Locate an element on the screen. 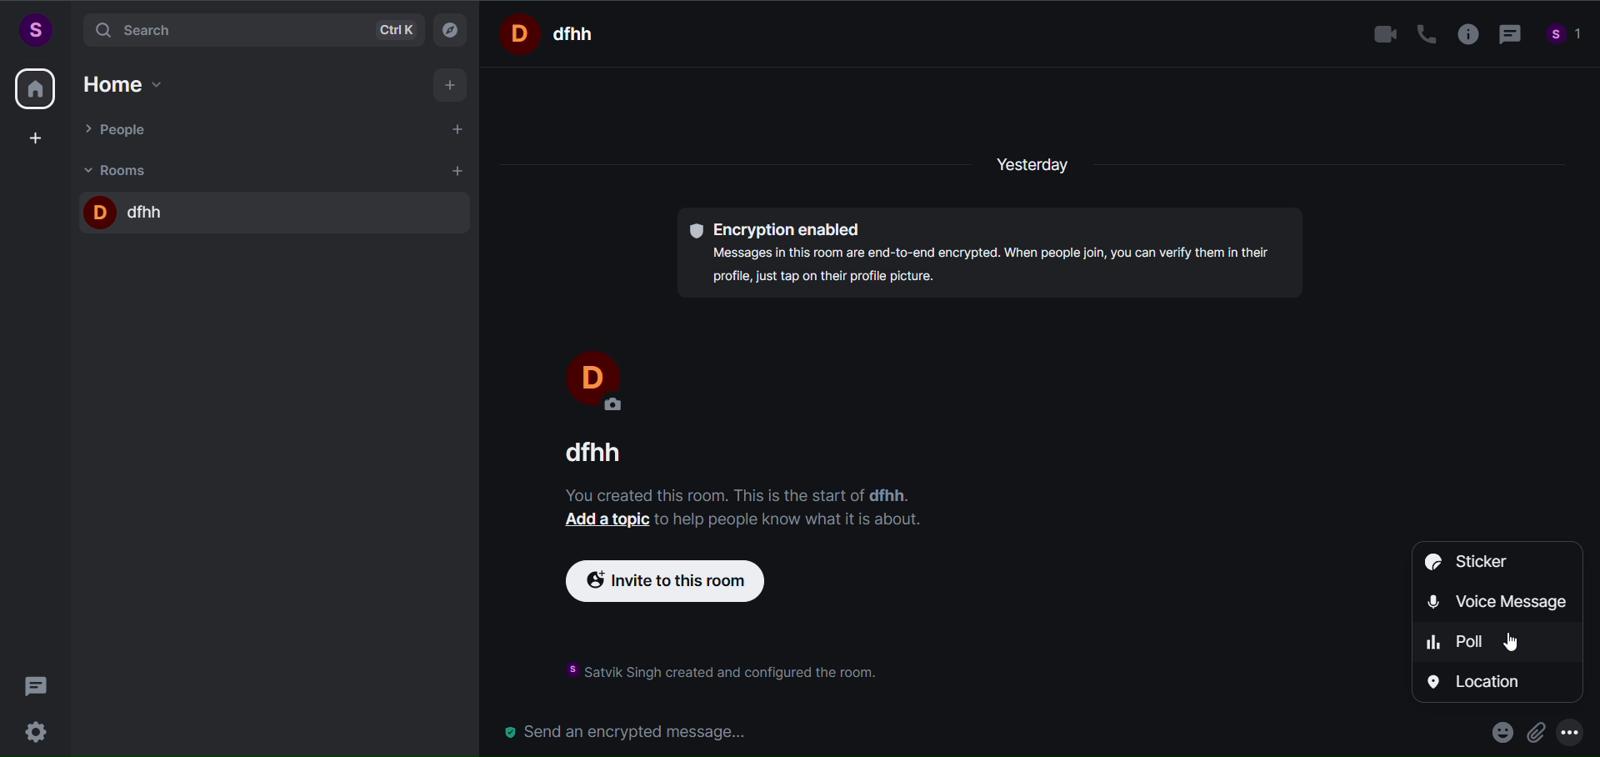 The width and height of the screenshot is (1600, 757). room name is located at coordinates (127, 208).